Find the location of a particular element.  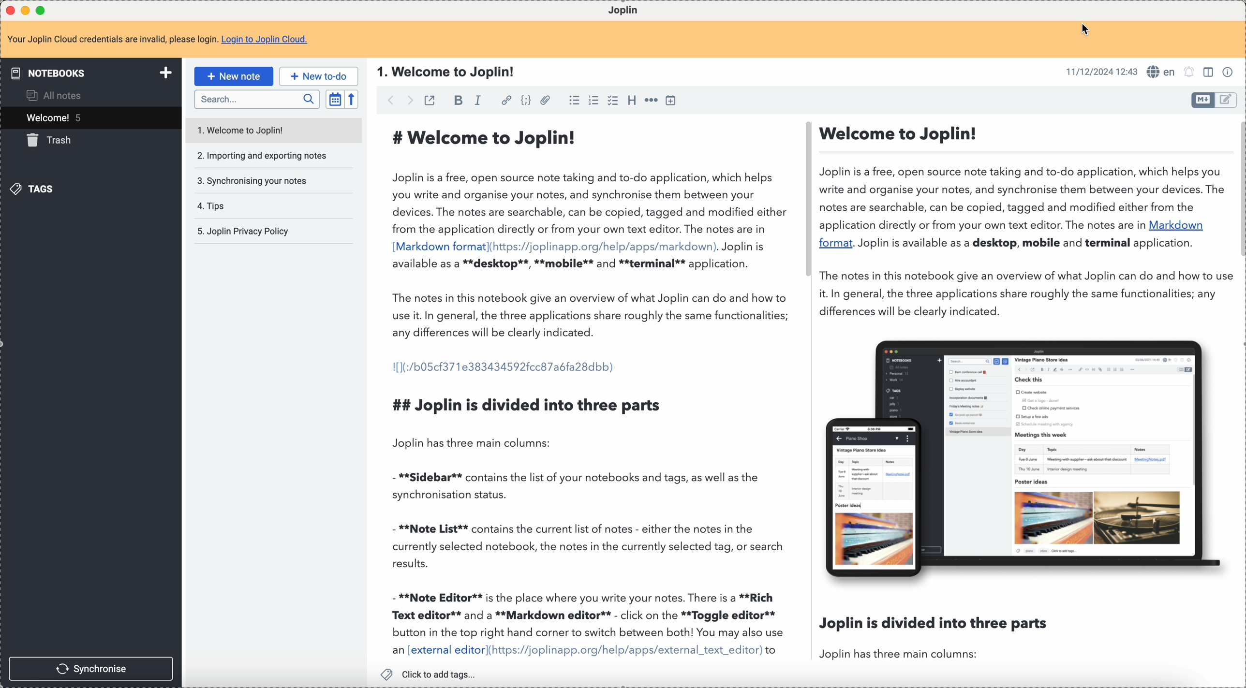

click to add tags is located at coordinates (431, 674).